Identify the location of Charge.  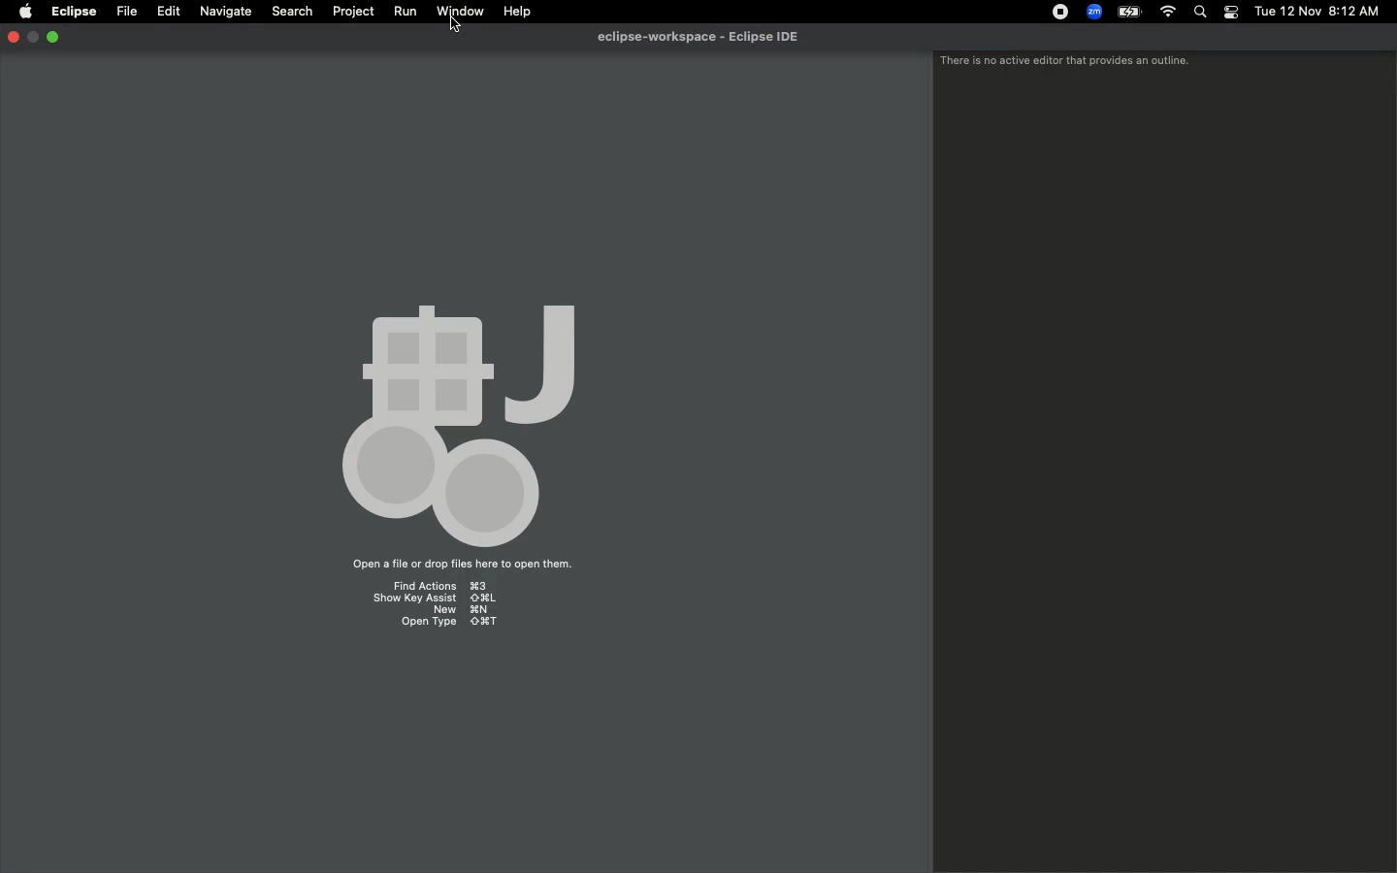
(1125, 14).